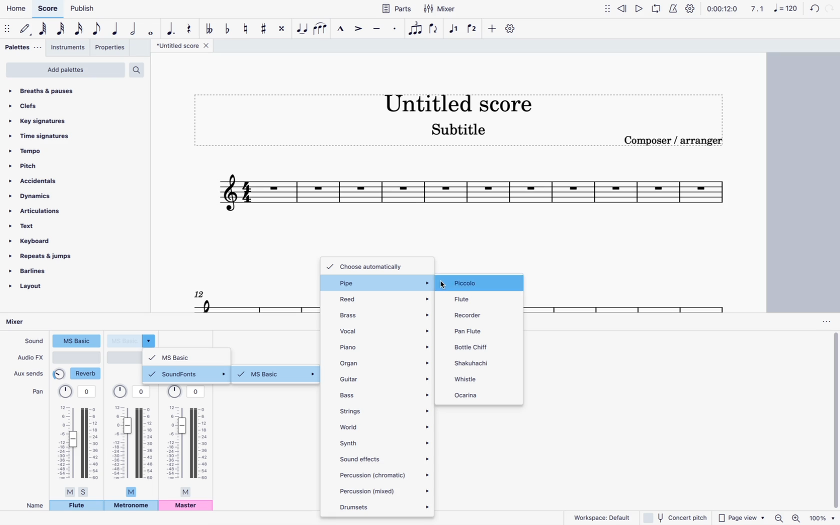 The height and width of the screenshot is (525, 840). Describe the element at coordinates (447, 283) in the screenshot. I see `cursor` at that location.